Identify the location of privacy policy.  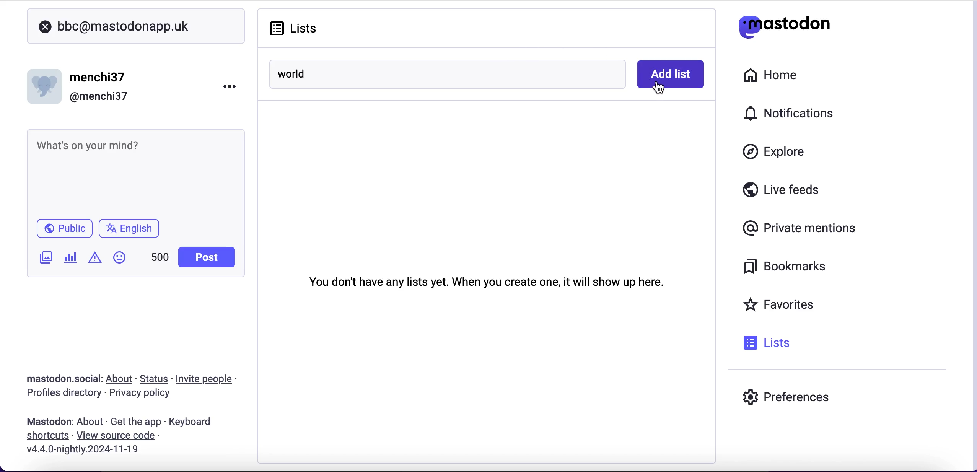
(147, 394).